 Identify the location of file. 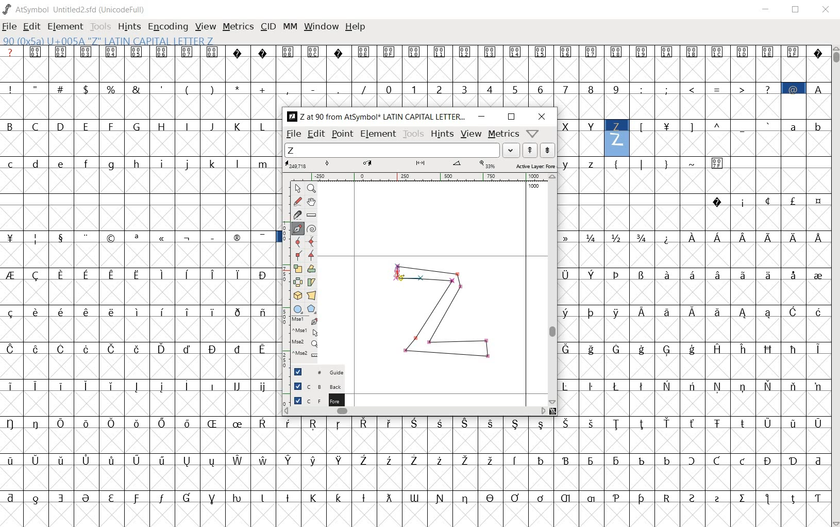
(293, 135).